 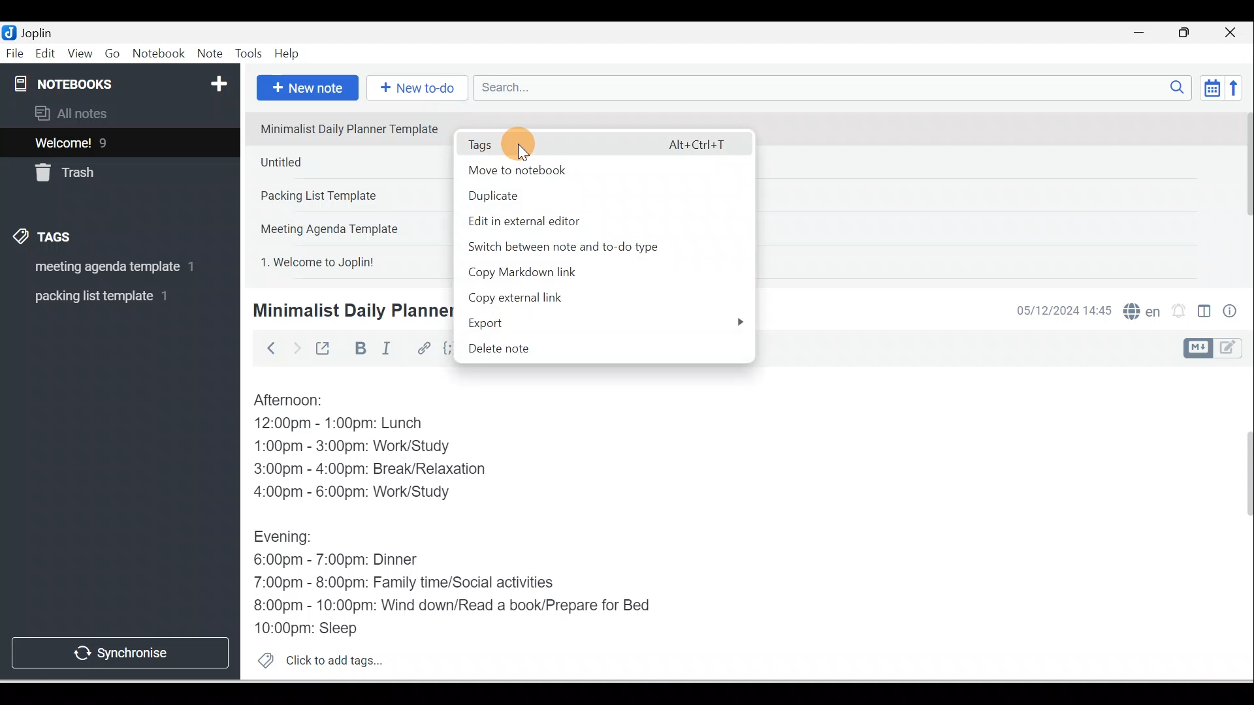 I want to click on Italic, so click(x=389, y=351).